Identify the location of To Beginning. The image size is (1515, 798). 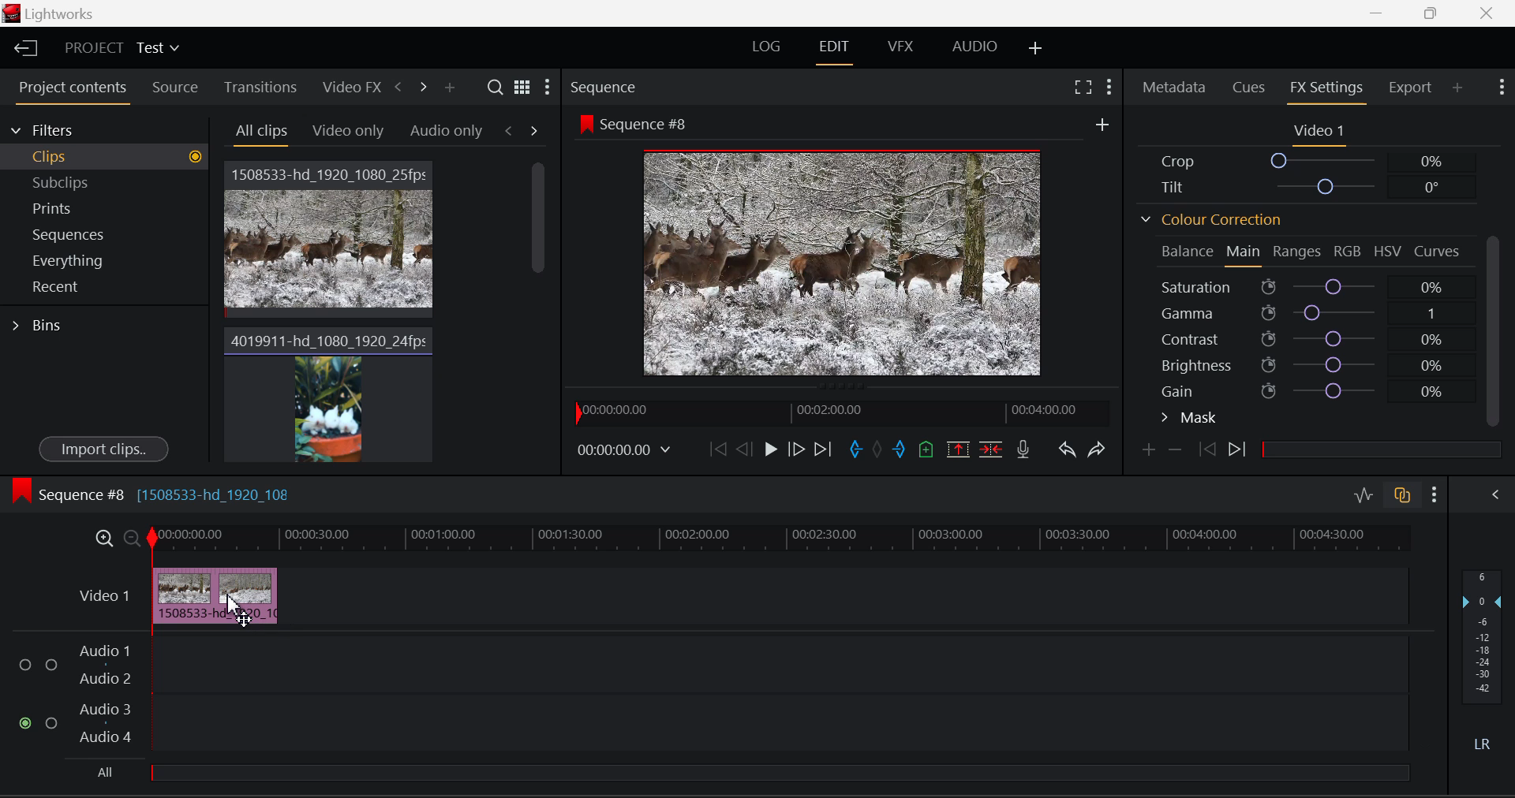
(716, 450).